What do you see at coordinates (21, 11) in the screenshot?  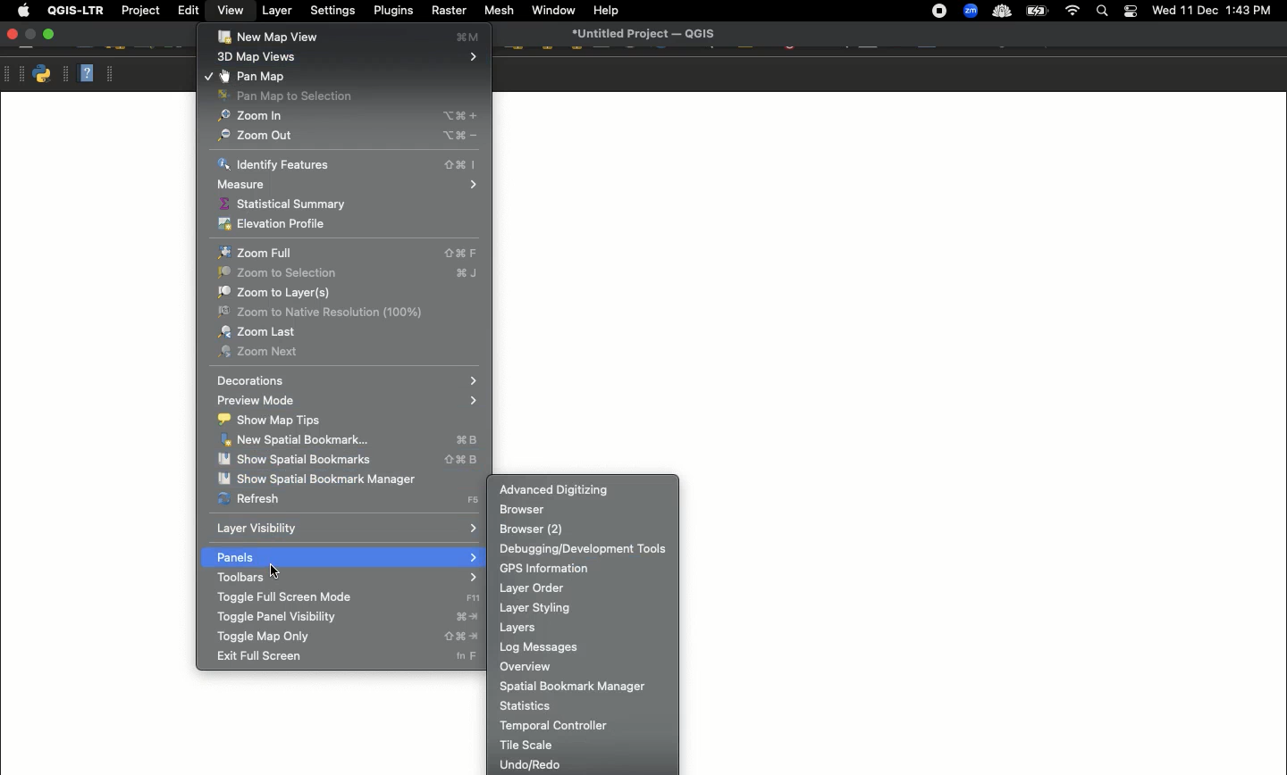 I see `Apple` at bounding box center [21, 11].